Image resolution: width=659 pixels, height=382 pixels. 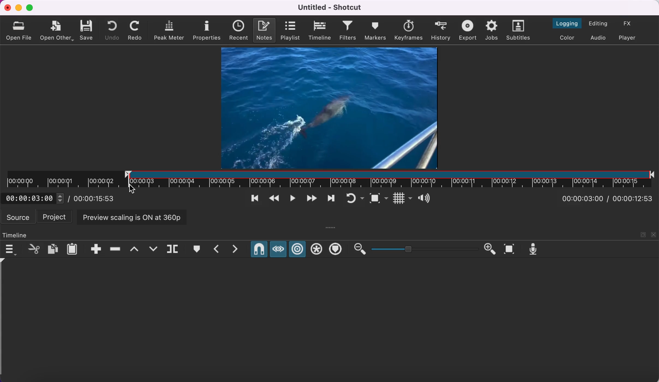 What do you see at coordinates (20, 29) in the screenshot?
I see `open file` at bounding box center [20, 29].